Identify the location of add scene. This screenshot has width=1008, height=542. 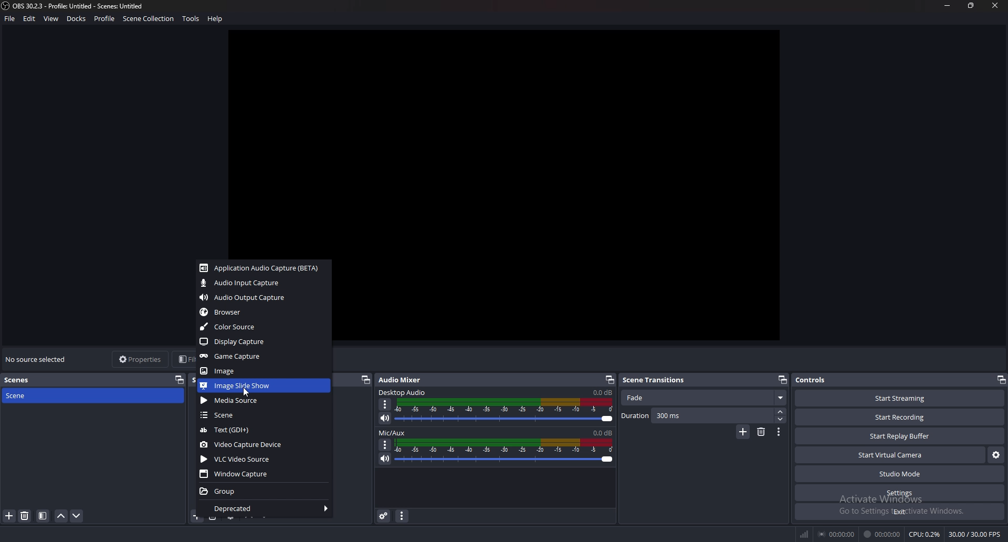
(10, 516).